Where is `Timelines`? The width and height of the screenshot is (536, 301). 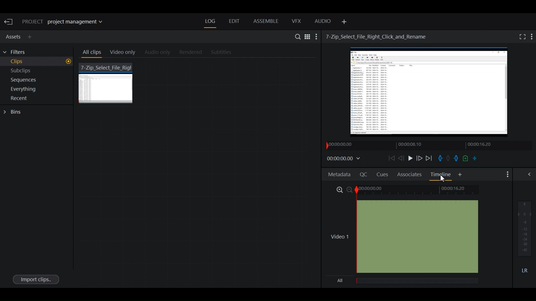 Timelines is located at coordinates (441, 174).